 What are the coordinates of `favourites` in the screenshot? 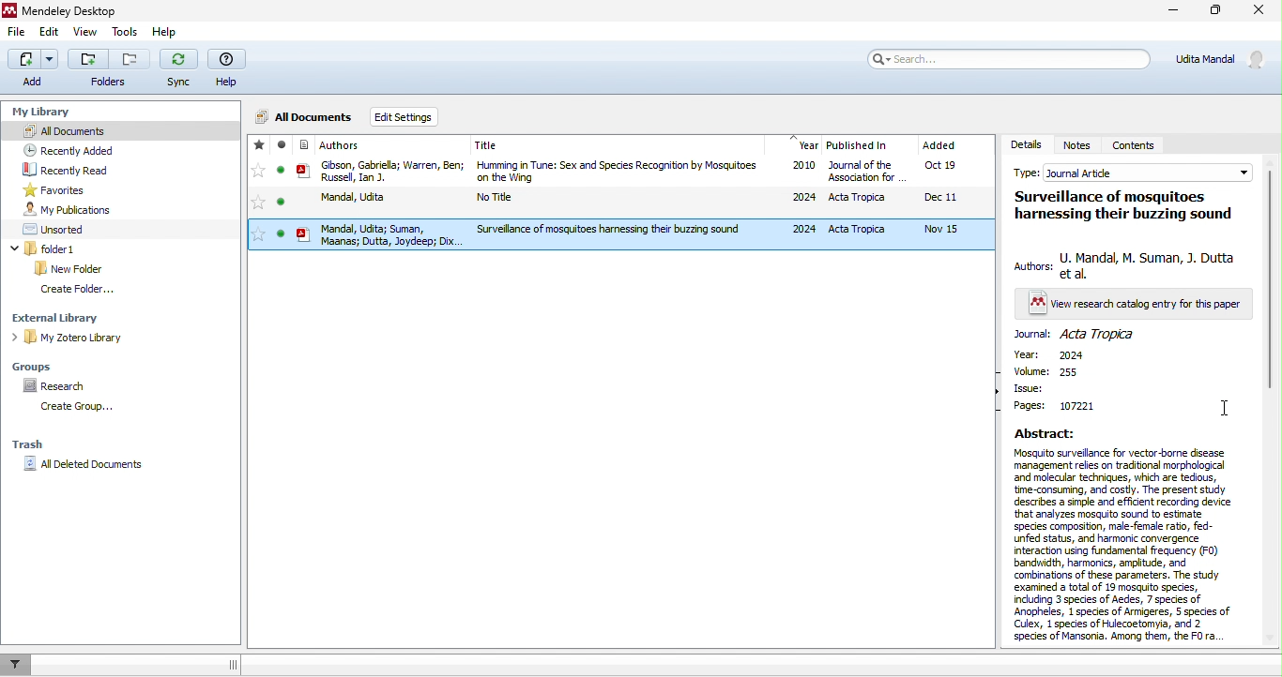 It's located at (258, 193).